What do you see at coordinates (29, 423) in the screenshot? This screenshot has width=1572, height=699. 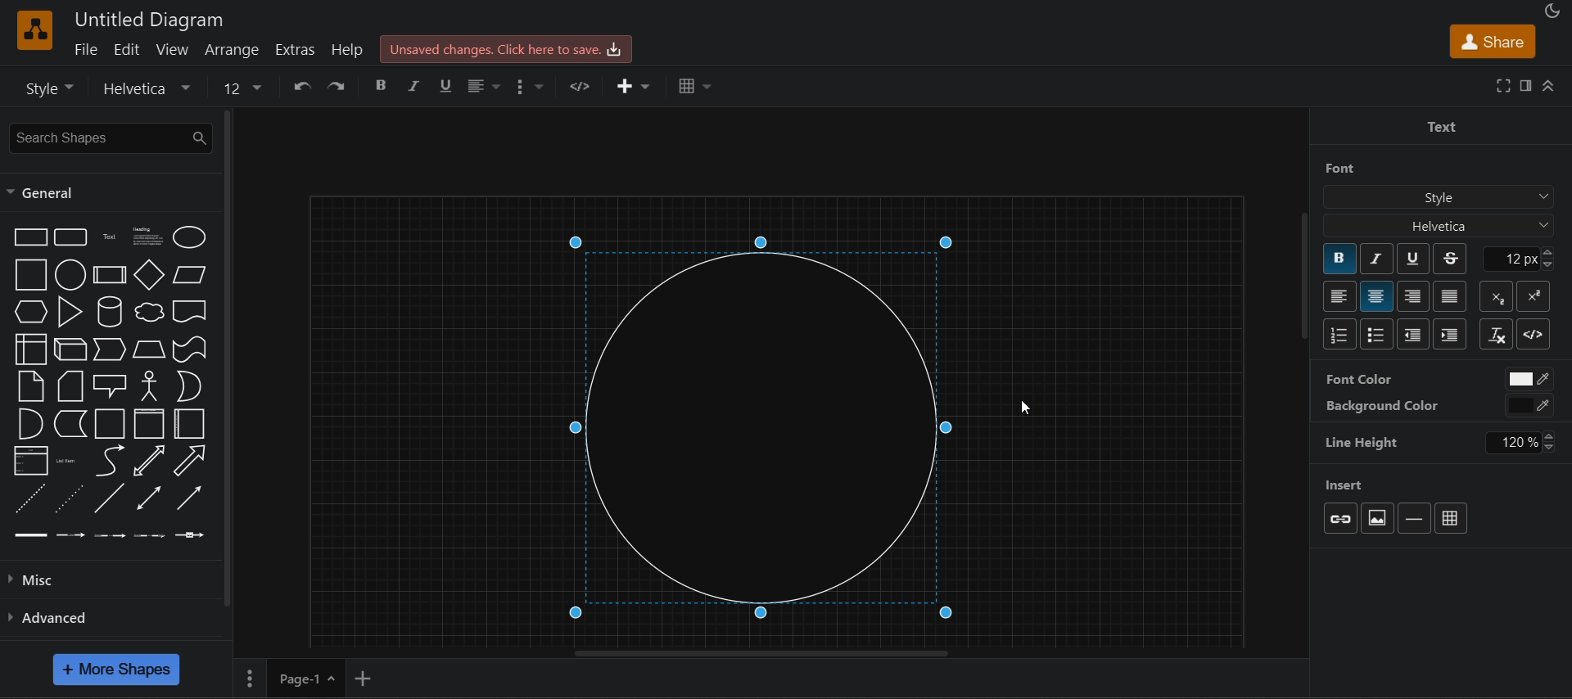 I see `and` at bounding box center [29, 423].